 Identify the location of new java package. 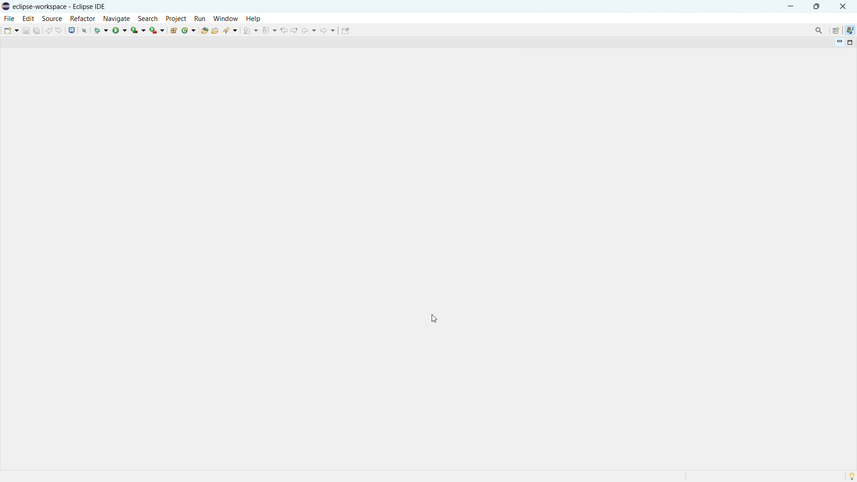
(174, 30).